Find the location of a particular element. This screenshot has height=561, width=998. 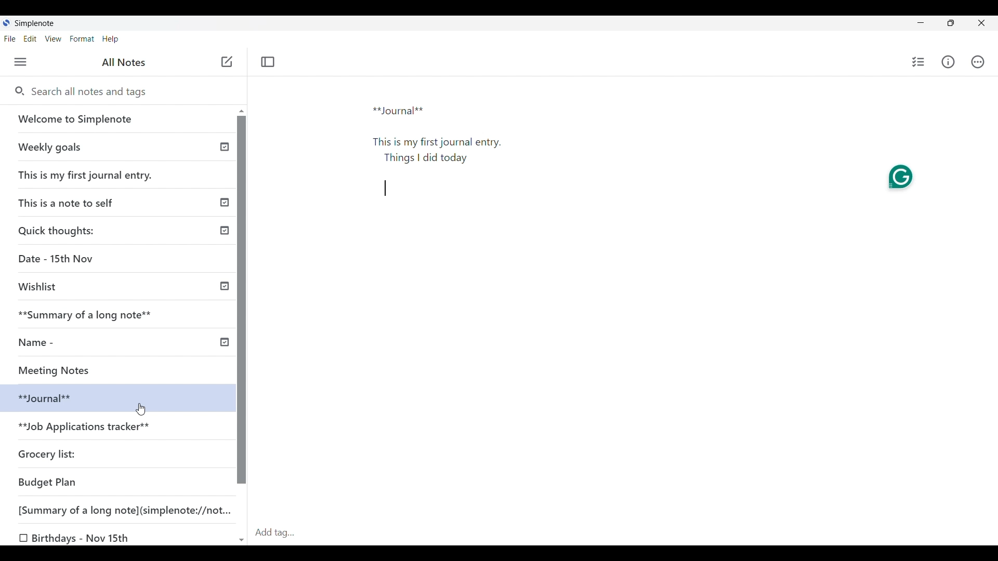

Name - is located at coordinates (40, 342).